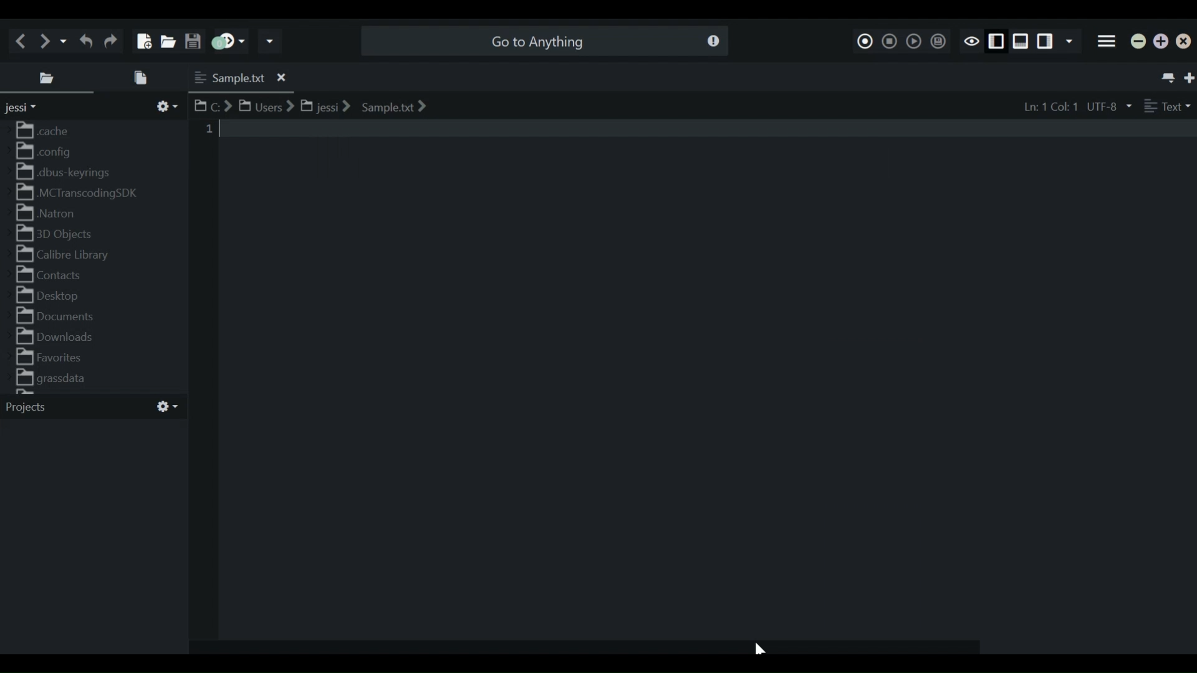 The width and height of the screenshot is (1197, 673). Describe the element at coordinates (1138, 42) in the screenshot. I see `minimize` at that location.